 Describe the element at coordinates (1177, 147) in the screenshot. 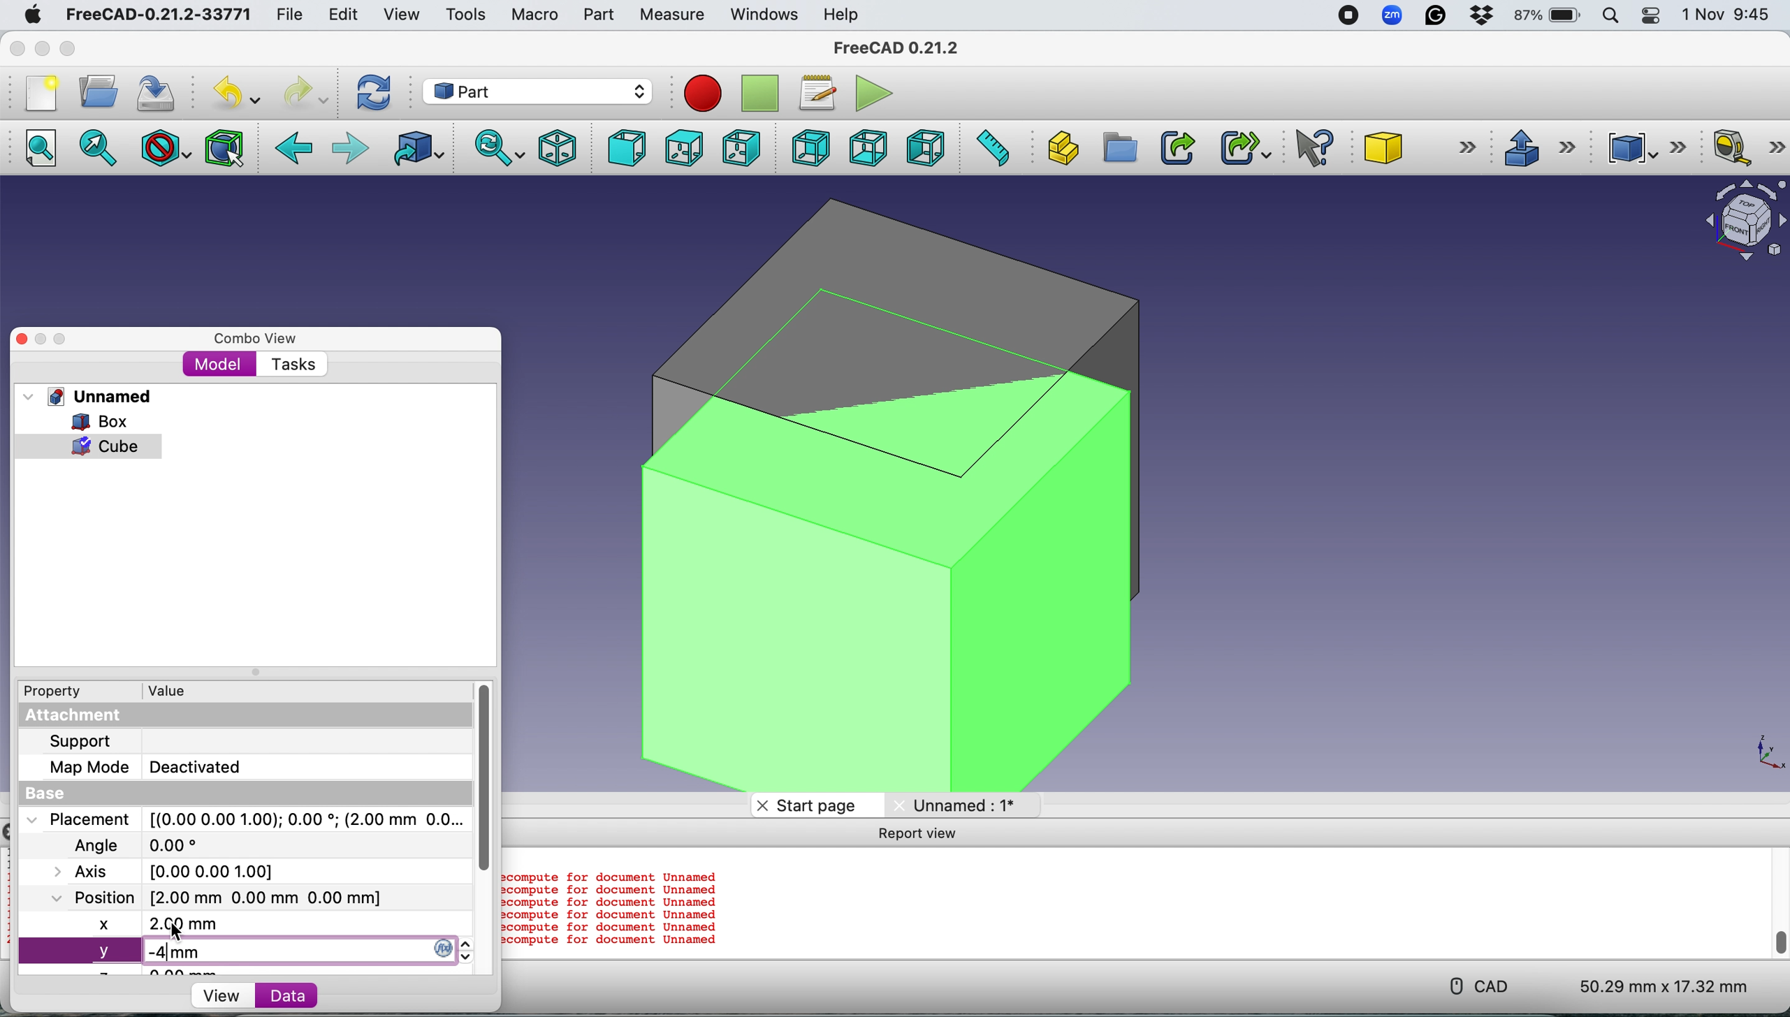

I see `Make link` at that location.